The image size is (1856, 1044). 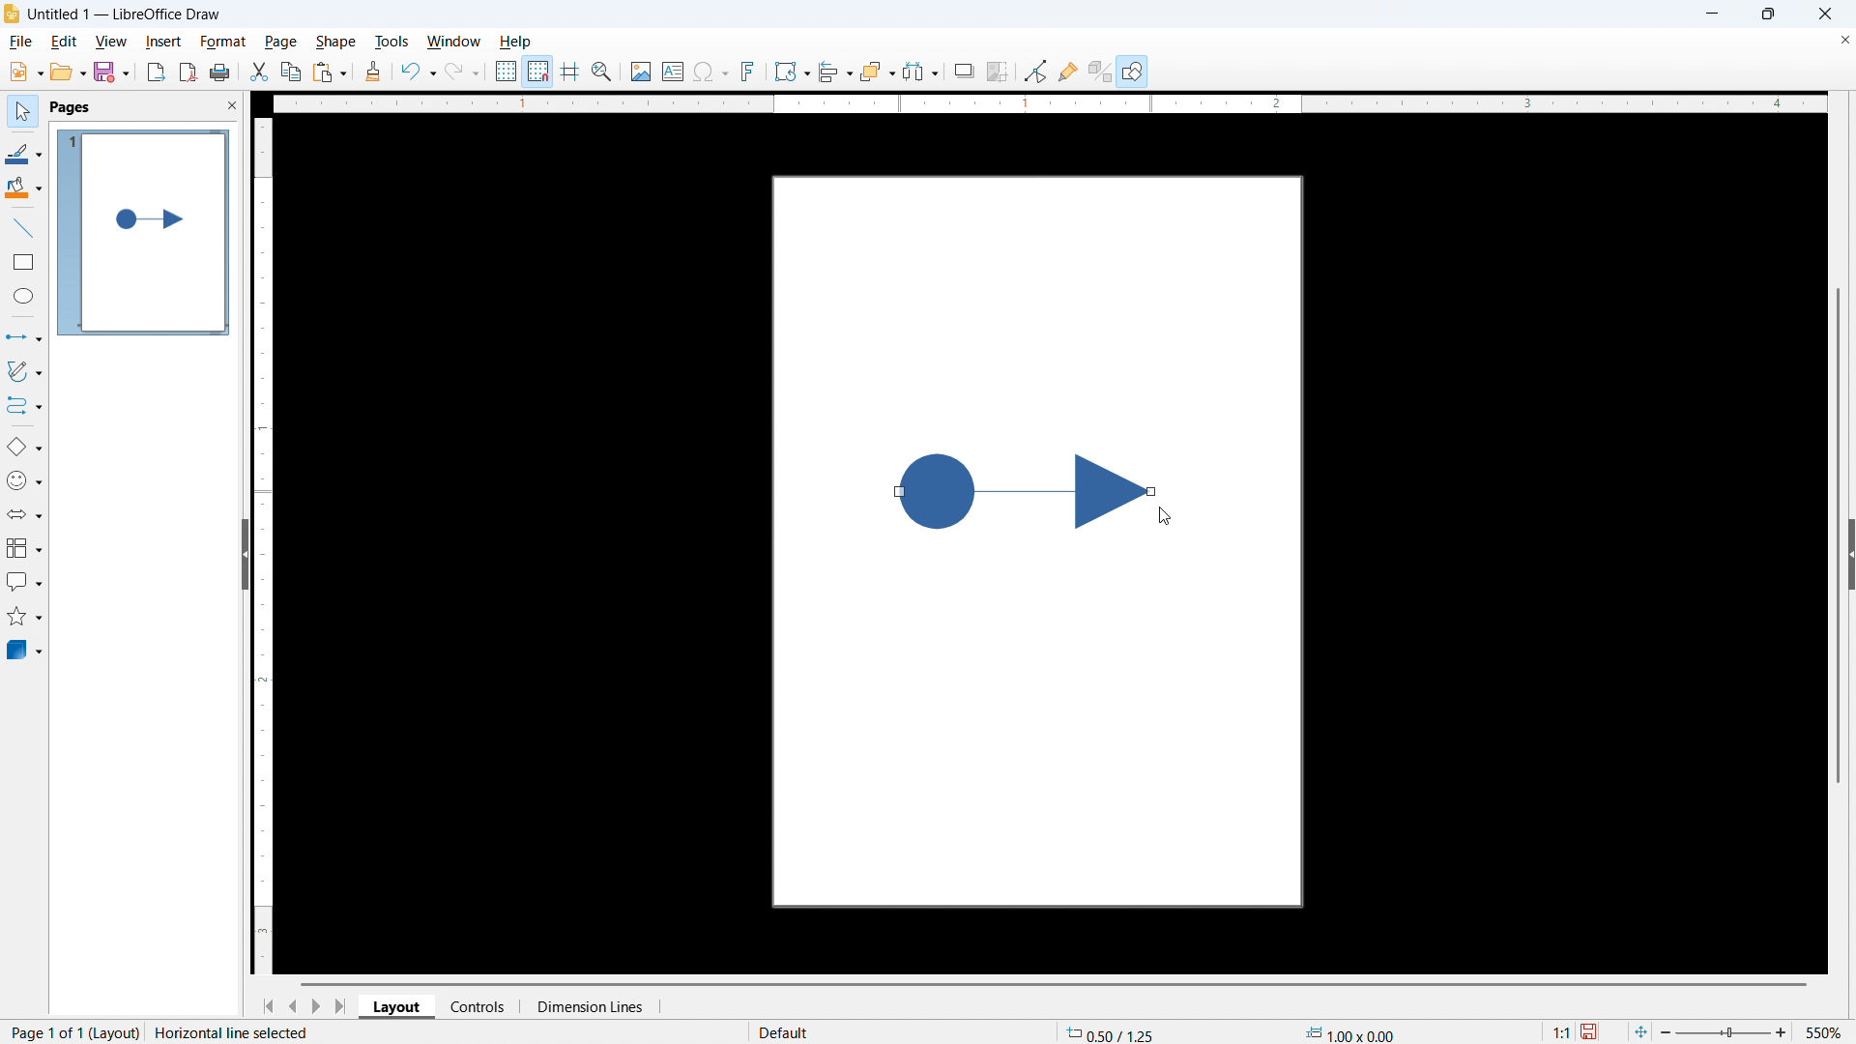 What do you see at coordinates (420, 72) in the screenshot?
I see `Undo ` at bounding box center [420, 72].